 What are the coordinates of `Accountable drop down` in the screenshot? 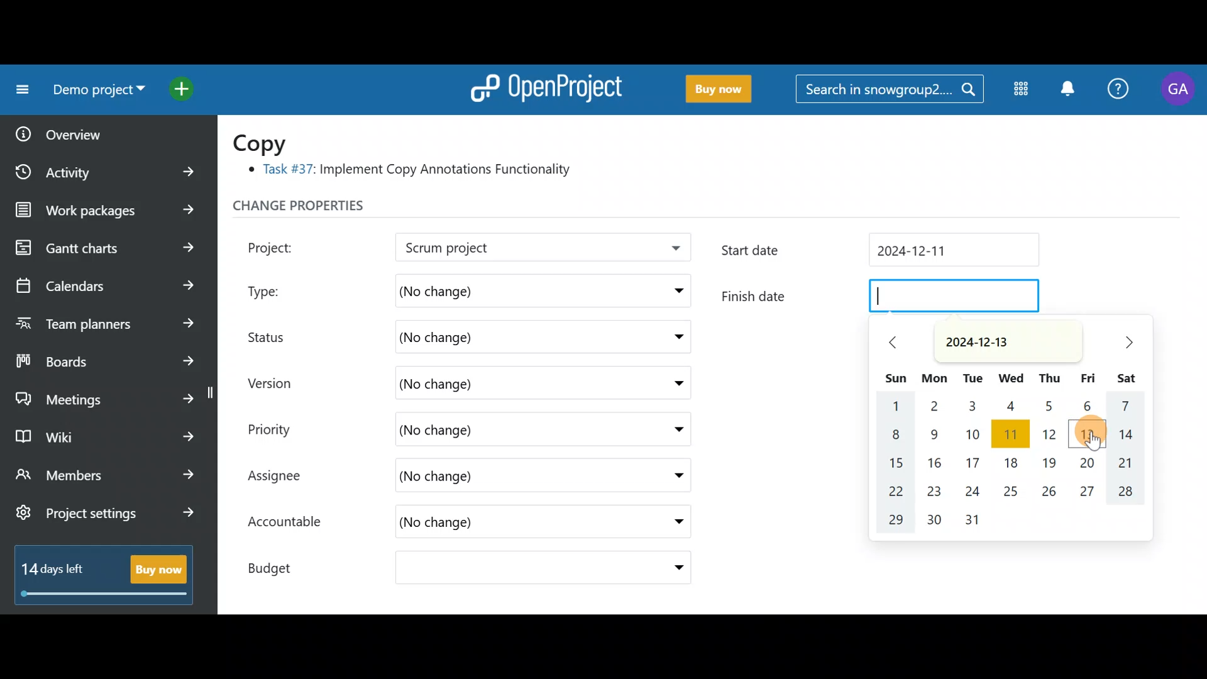 It's located at (672, 522).